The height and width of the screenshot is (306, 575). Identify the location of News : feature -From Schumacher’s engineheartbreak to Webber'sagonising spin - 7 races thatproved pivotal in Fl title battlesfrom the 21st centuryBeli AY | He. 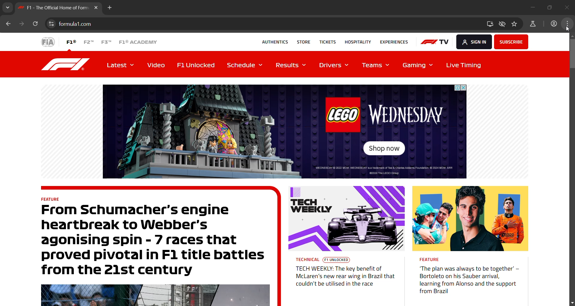
(161, 246).